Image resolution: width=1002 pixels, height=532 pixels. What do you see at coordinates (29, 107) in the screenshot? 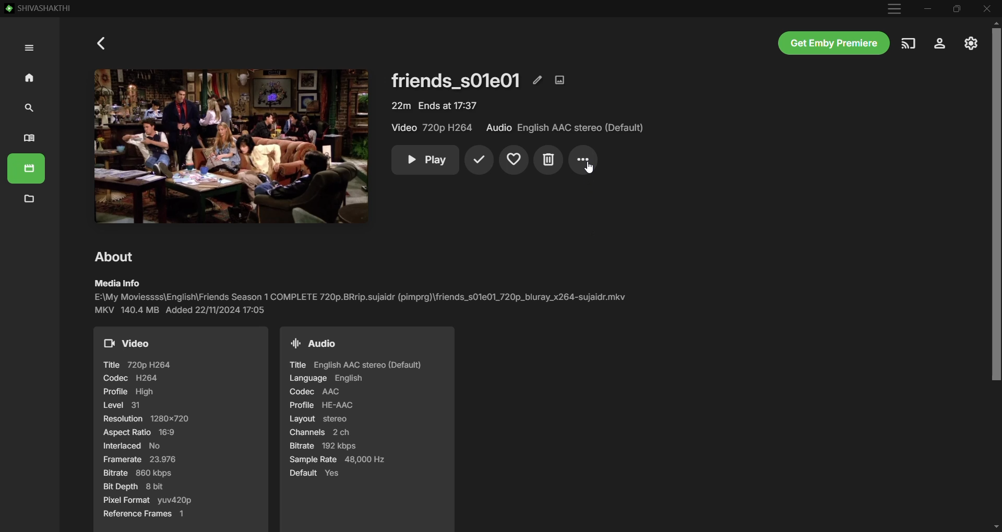
I see `` at bounding box center [29, 107].